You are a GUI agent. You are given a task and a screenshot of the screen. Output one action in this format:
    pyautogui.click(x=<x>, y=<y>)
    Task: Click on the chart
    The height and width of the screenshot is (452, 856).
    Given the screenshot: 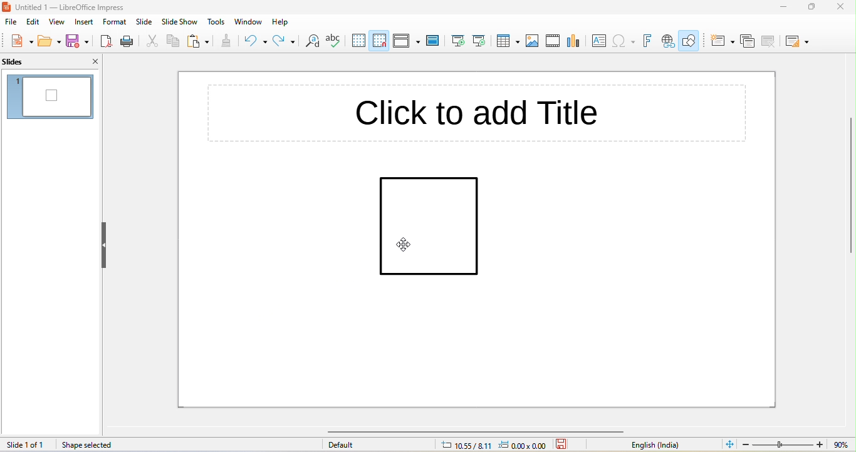 What is the action you would take?
    pyautogui.click(x=574, y=42)
    